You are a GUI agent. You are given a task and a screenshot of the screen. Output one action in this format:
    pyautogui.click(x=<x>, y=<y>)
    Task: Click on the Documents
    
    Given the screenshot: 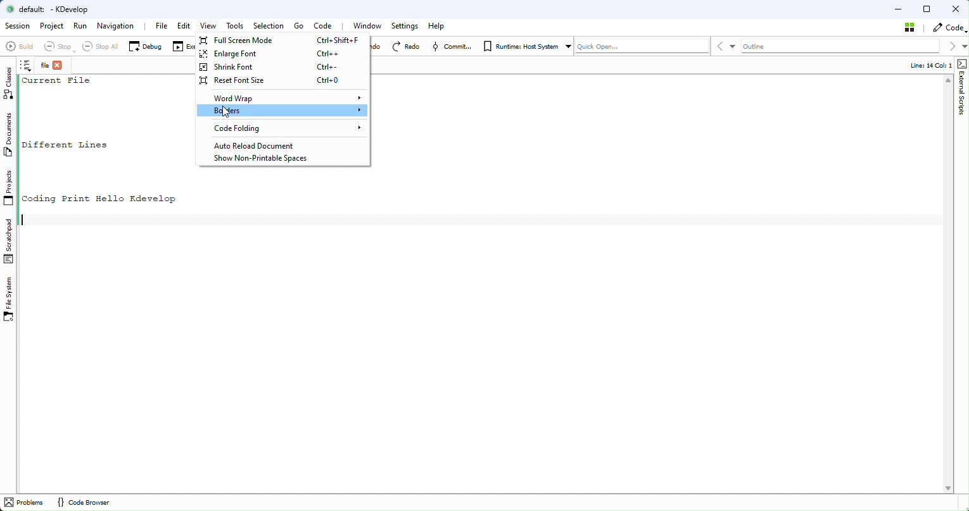 What is the action you would take?
    pyautogui.click(x=11, y=137)
    